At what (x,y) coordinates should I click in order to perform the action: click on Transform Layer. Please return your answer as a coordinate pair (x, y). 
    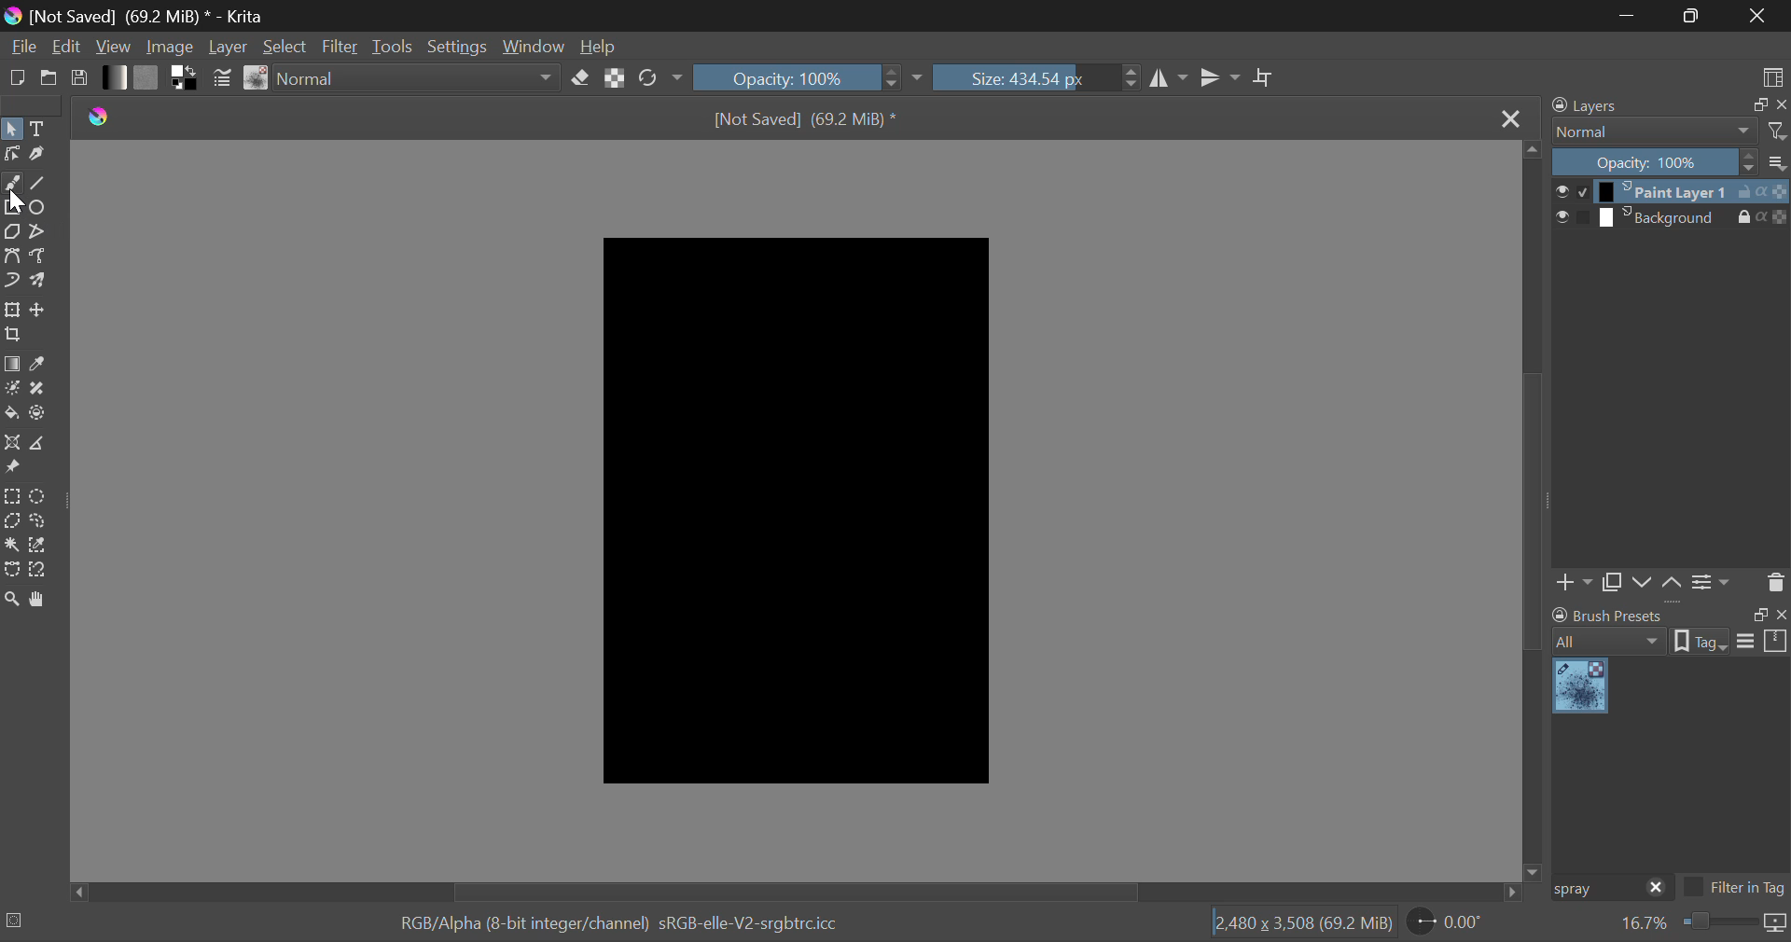
    Looking at the image, I should click on (12, 310).